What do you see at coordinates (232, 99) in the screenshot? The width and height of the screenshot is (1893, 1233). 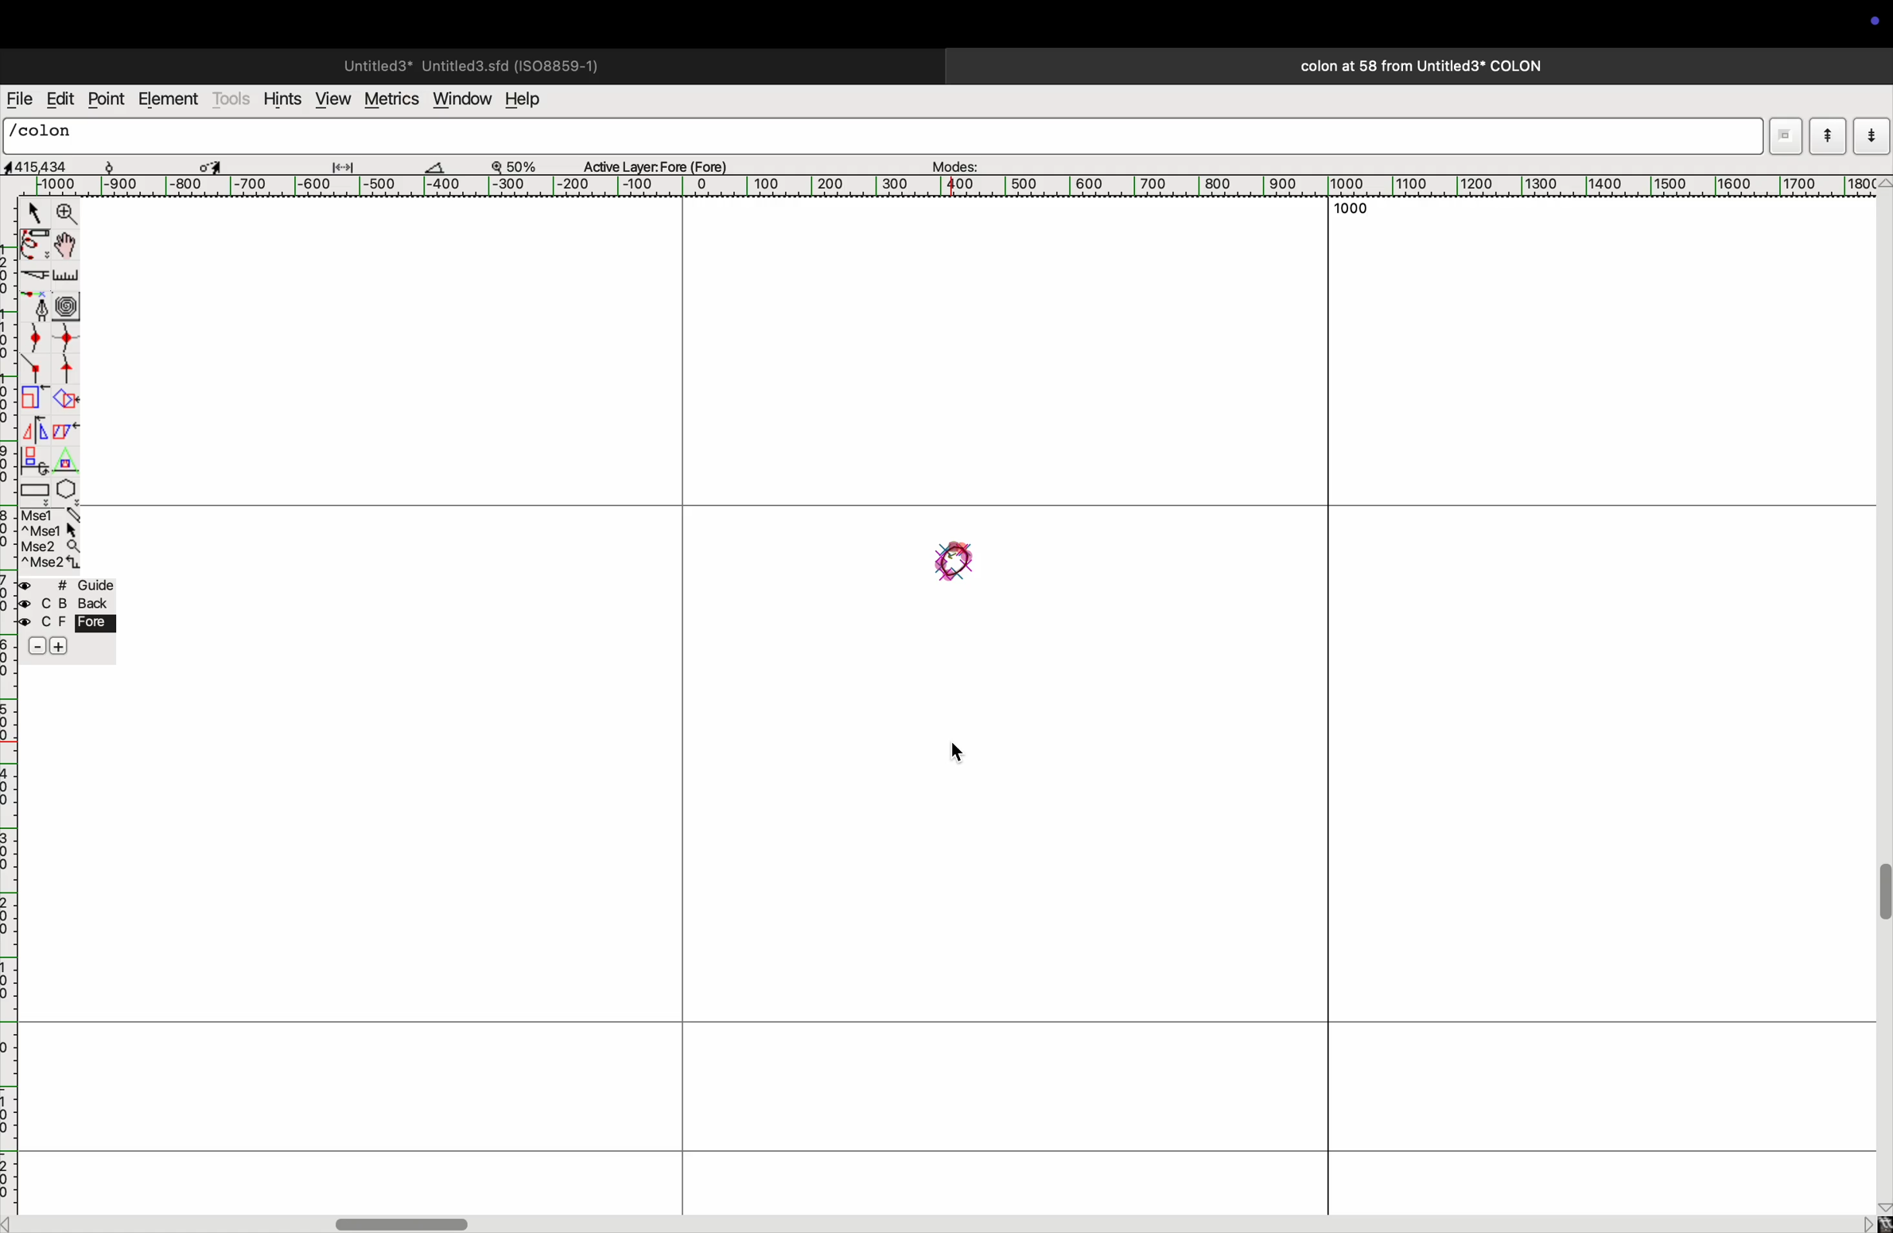 I see `tools` at bounding box center [232, 99].